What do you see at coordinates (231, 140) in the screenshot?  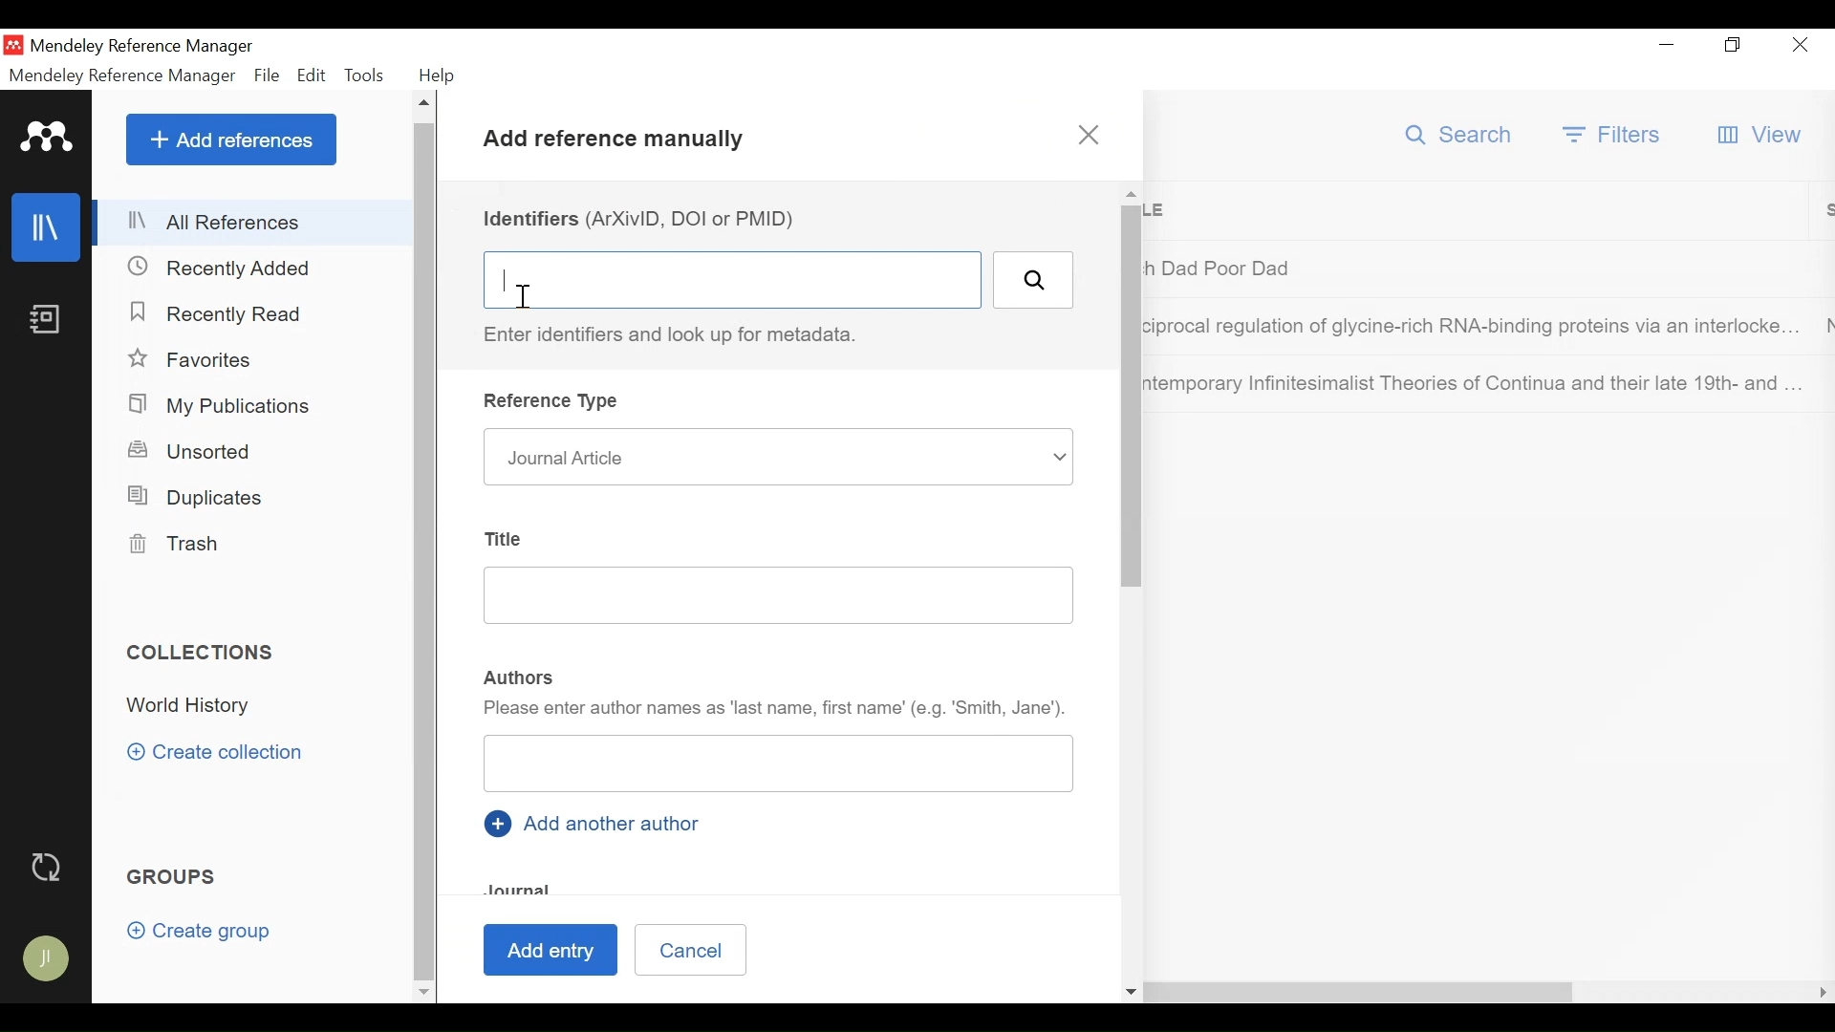 I see `Add References` at bounding box center [231, 140].